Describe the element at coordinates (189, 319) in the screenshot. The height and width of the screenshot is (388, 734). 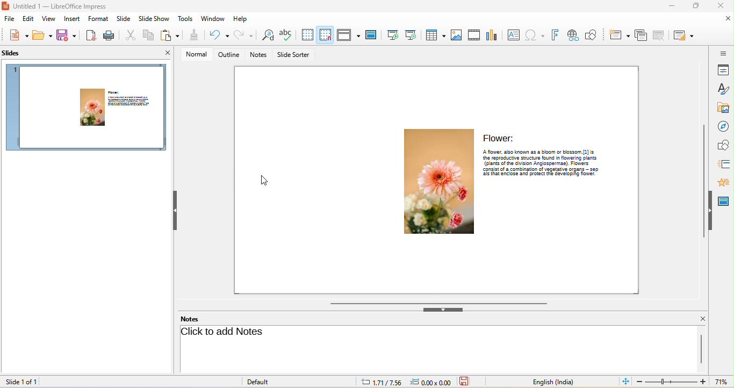
I see `notes` at that location.